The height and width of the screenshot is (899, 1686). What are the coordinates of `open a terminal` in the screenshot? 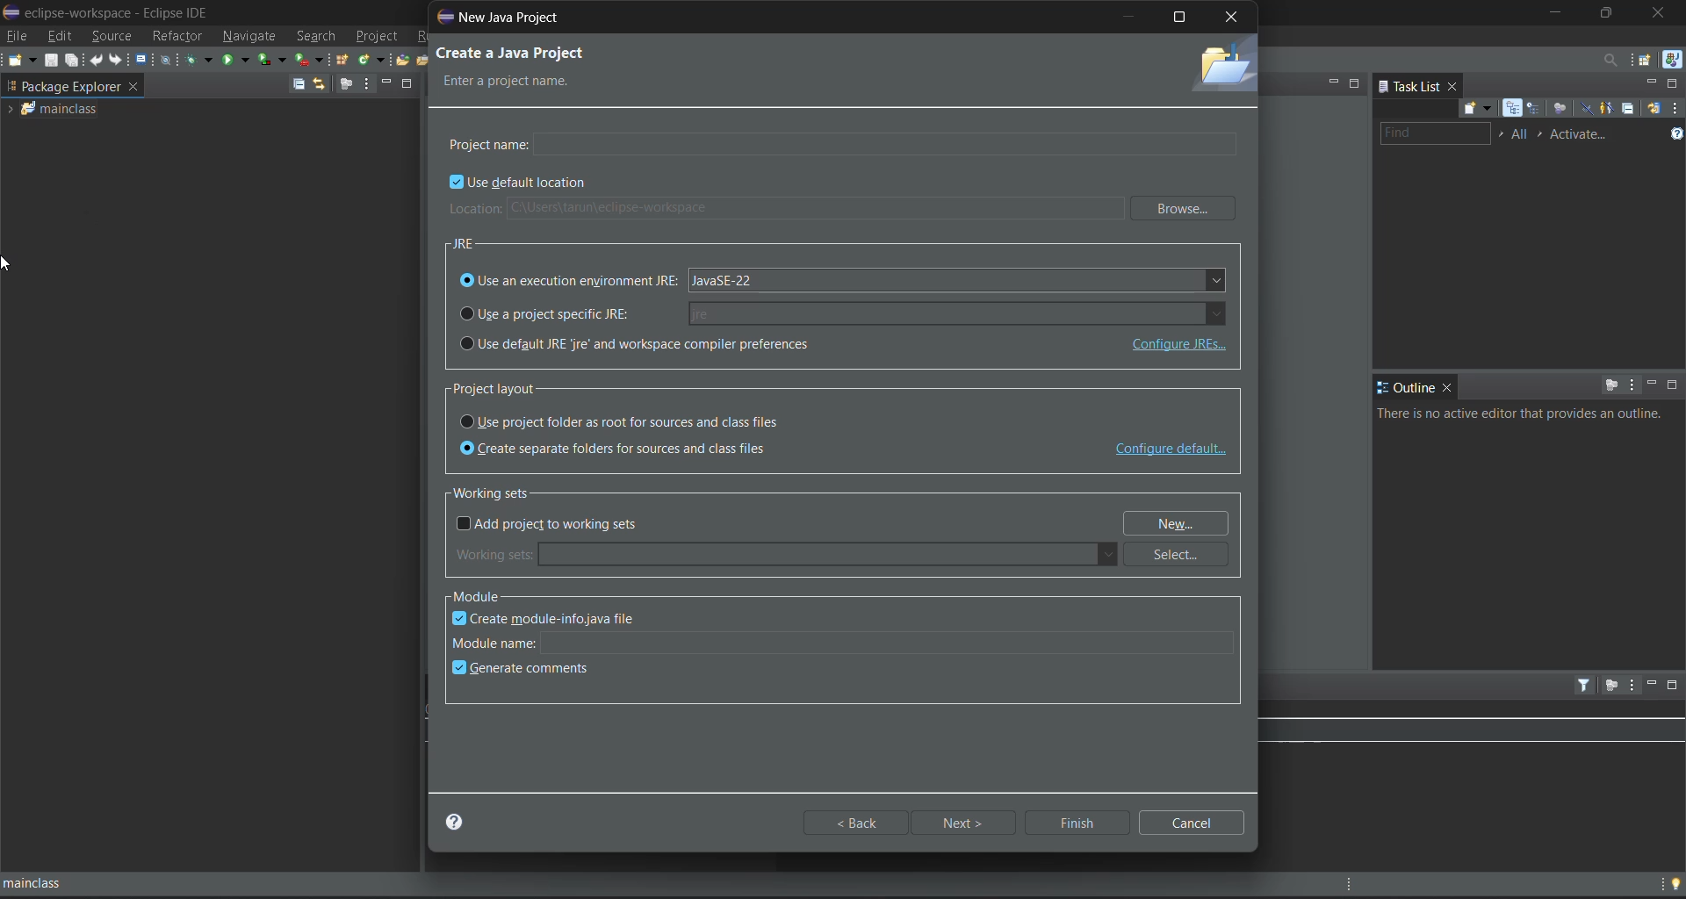 It's located at (142, 59).